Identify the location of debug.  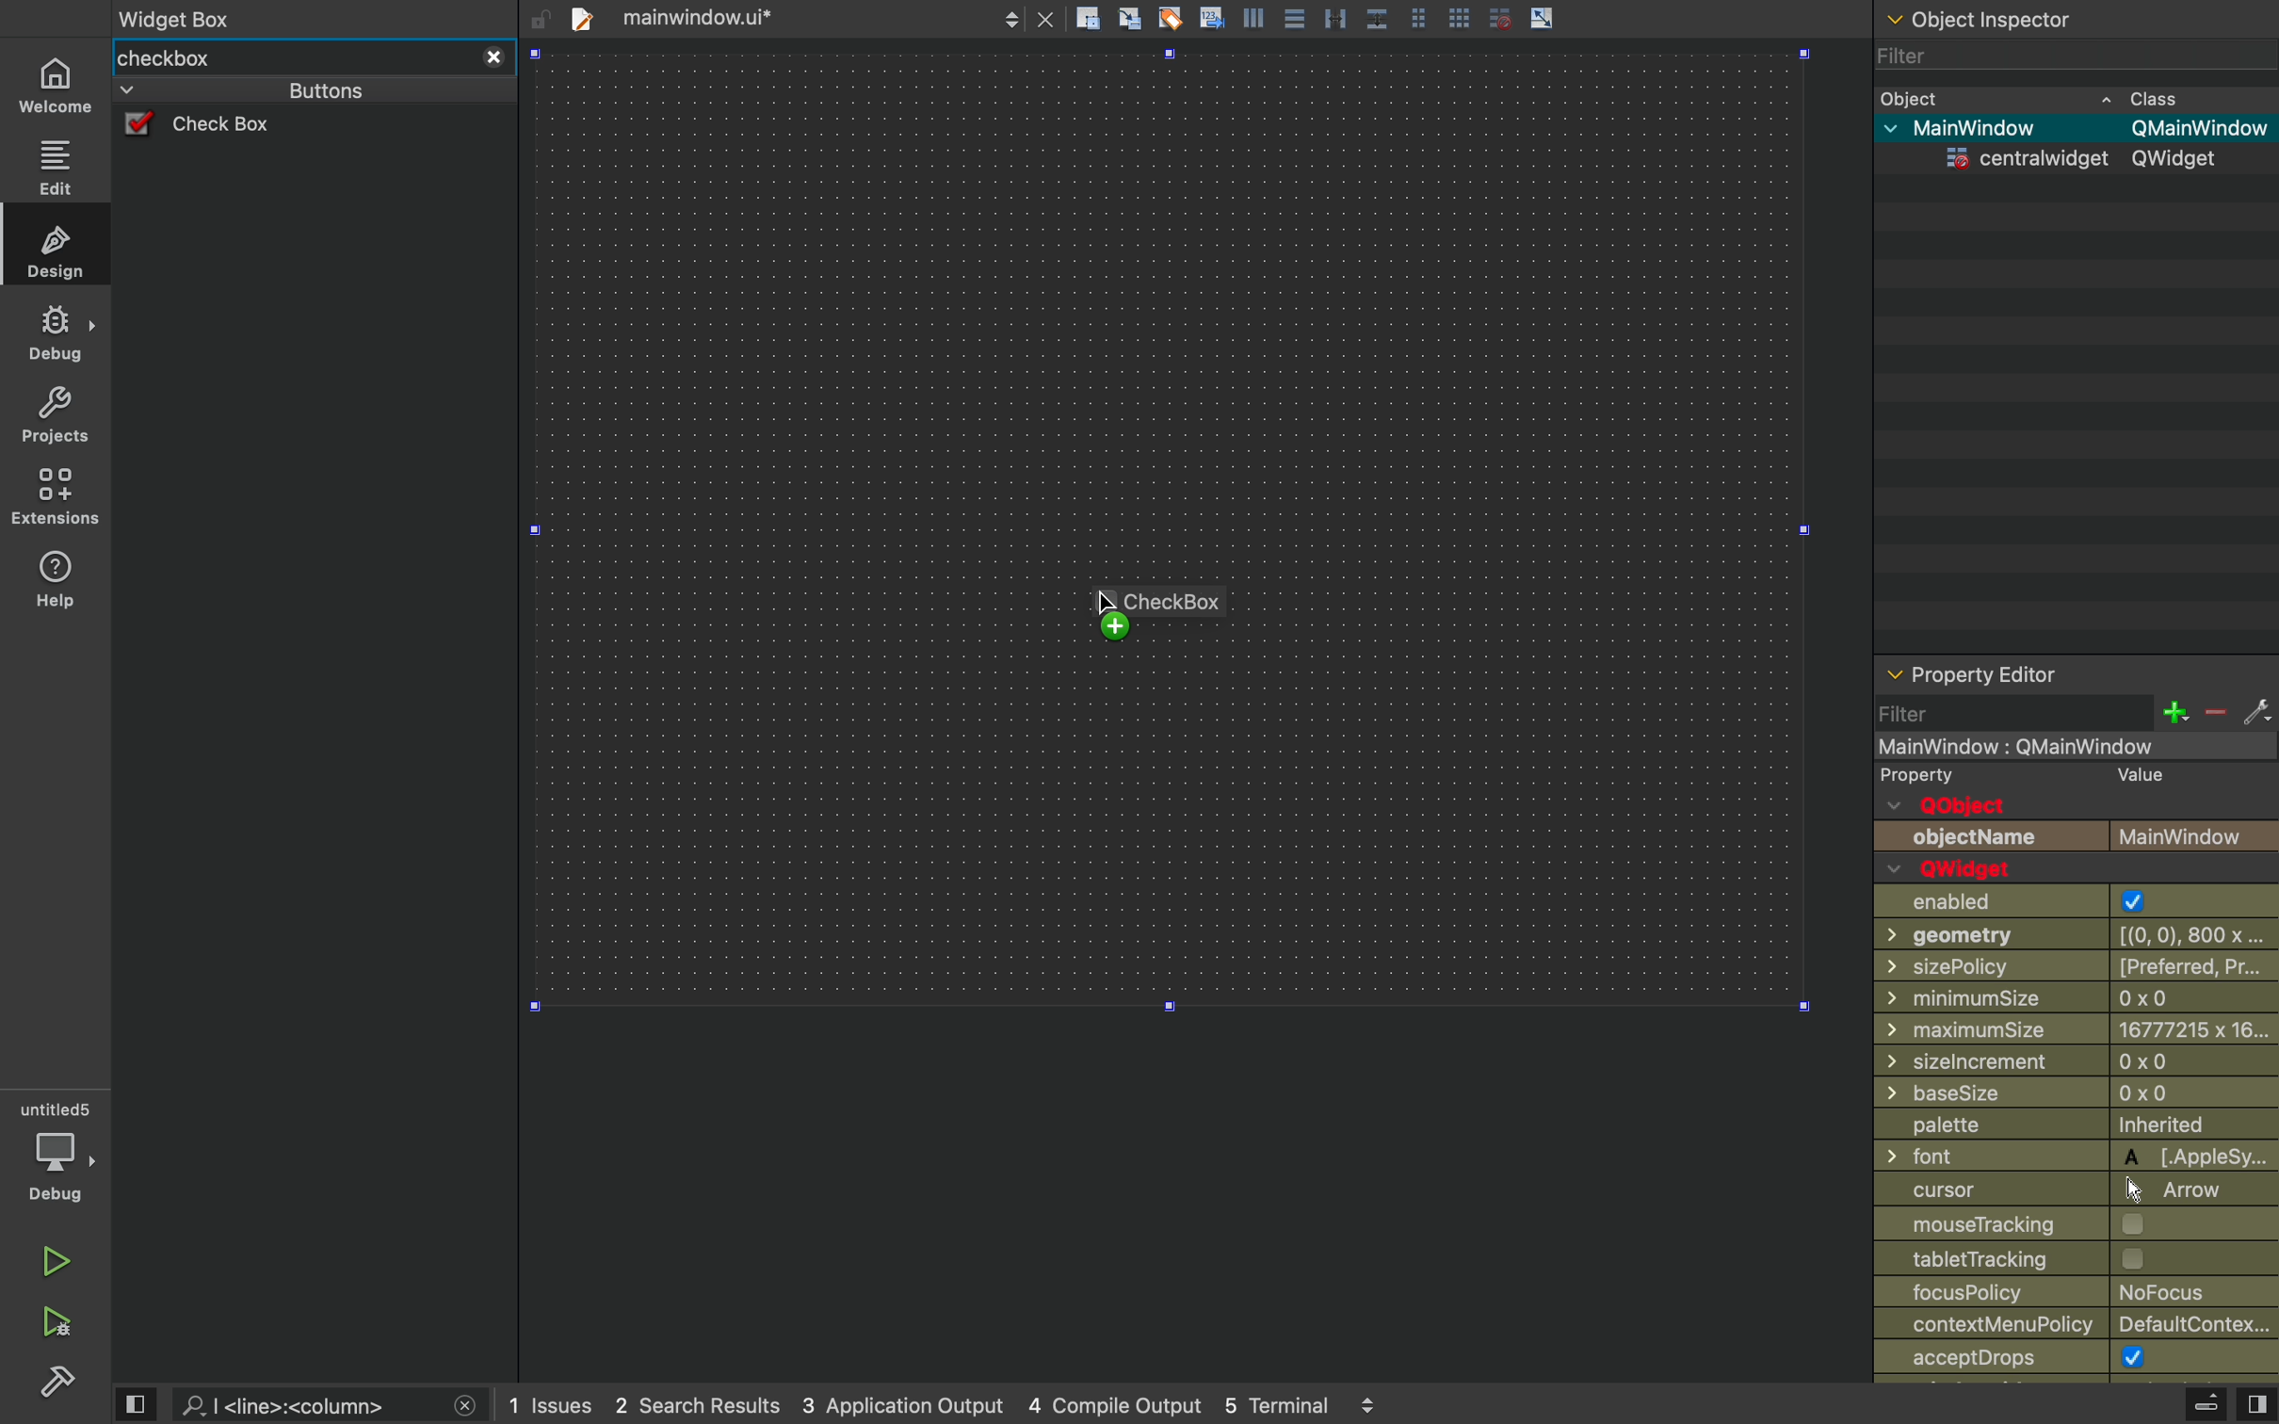
(57, 1151).